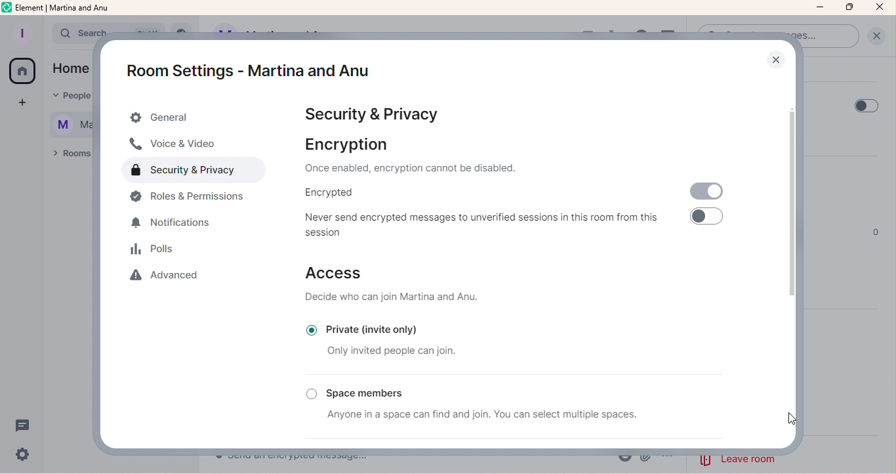 This screenshot has height=474, width=896. Describe the element at coordinates (439, 156) in the screenshot. I see `Encryption` at that location.